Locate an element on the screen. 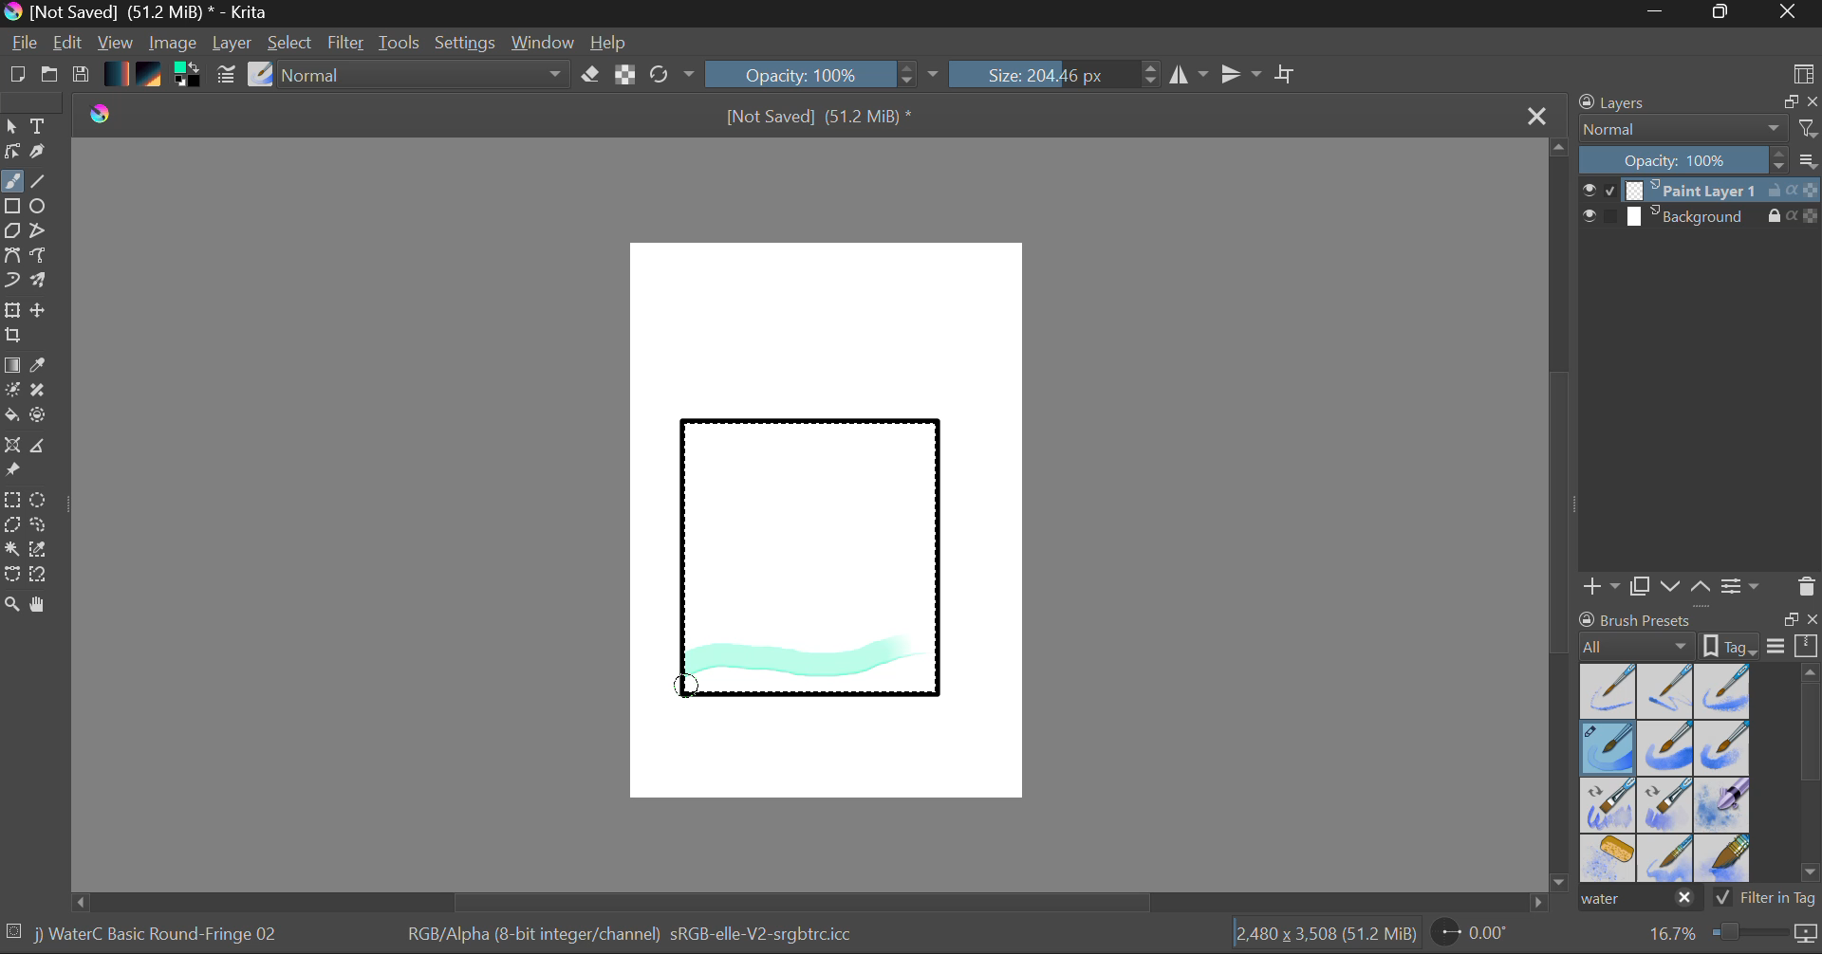 The height and width of the screenshot is (954, 1822). Brush presets docket is located at coordinates (1699, 633).